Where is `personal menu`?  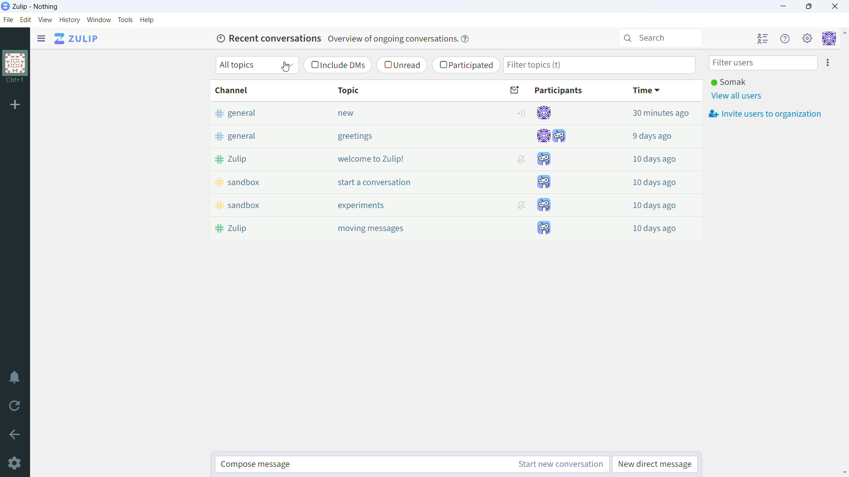
personal menu is located at coordinates (830, 38).